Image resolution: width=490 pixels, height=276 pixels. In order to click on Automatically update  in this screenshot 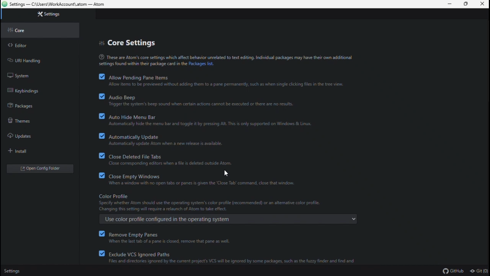, I will do `click(170, 141)`.